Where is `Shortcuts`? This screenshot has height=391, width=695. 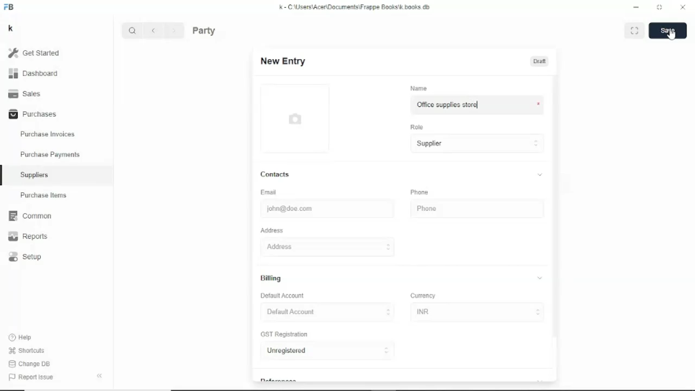
Shortcuts is located at coordinates (26, 351).